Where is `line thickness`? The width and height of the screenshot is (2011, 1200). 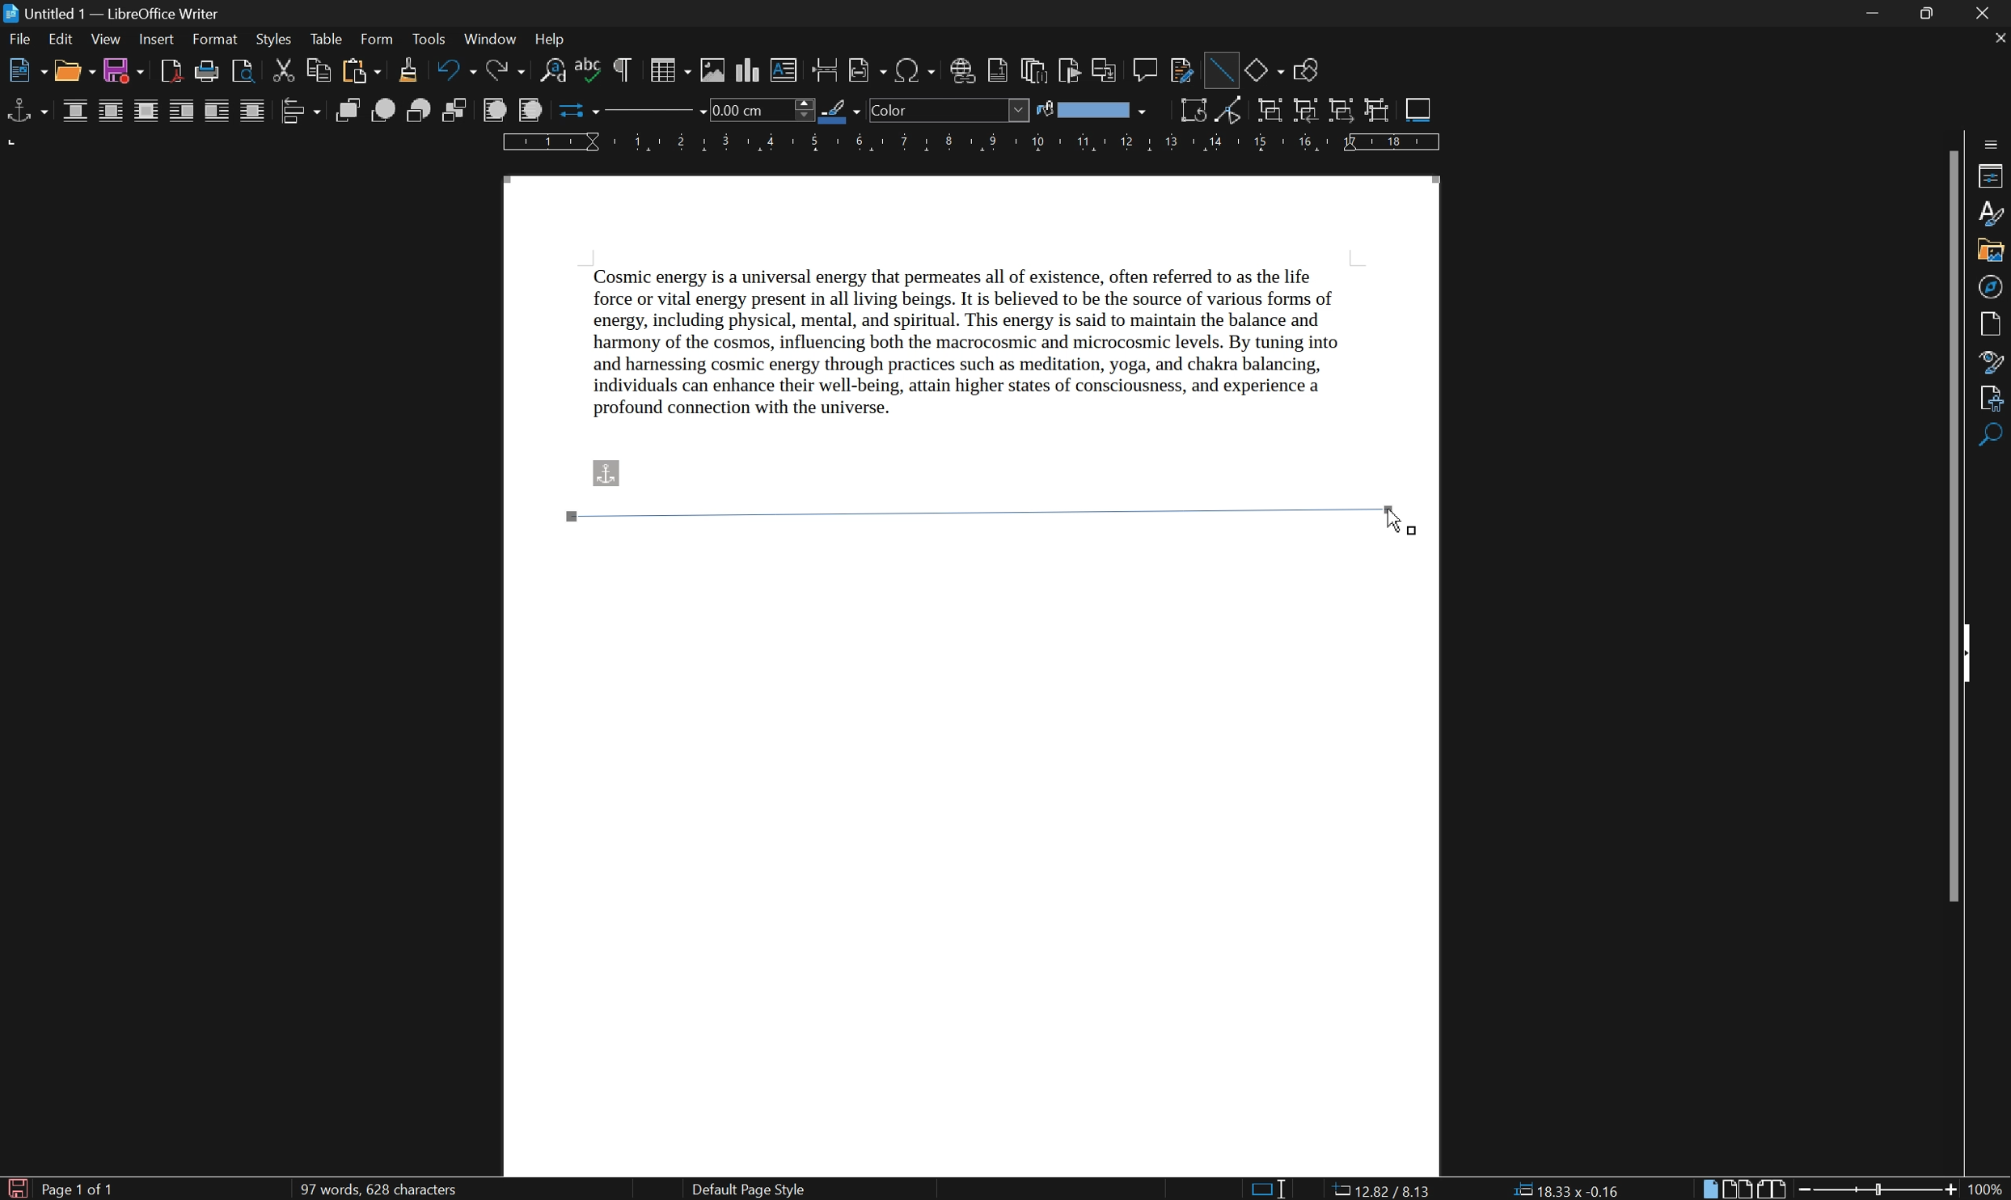 line thickness is located at coordinates (759, 109).